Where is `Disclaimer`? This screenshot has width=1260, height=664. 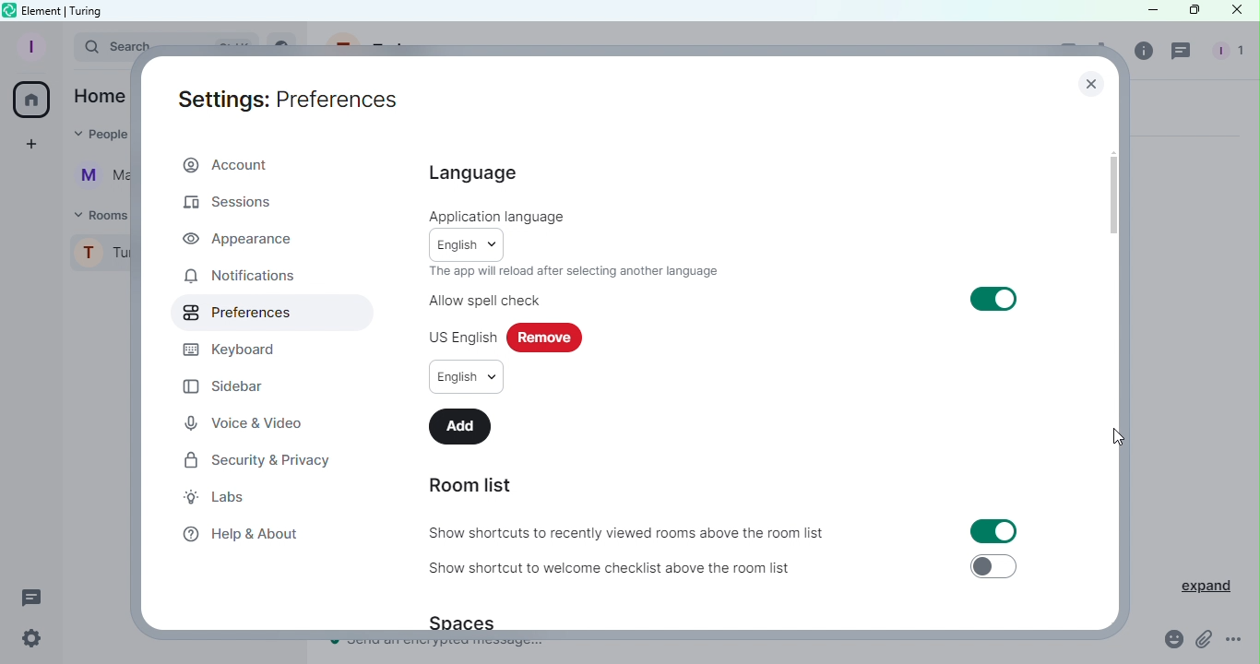
Disclaimer is located at coordinates (572, 269).